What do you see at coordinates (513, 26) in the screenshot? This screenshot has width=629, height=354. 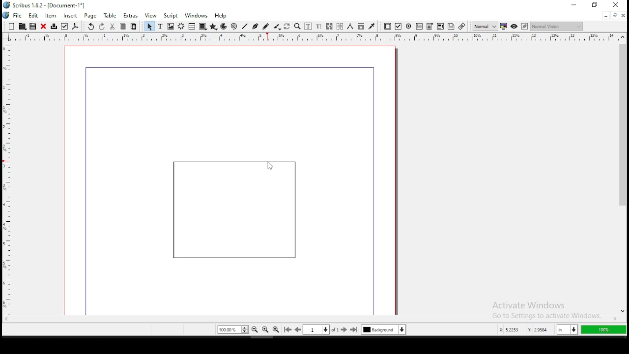 I see `preview mode` at bounding box center [513, 26].